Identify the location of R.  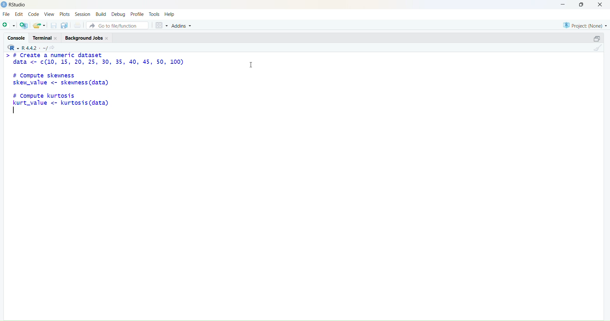
(11, 47).